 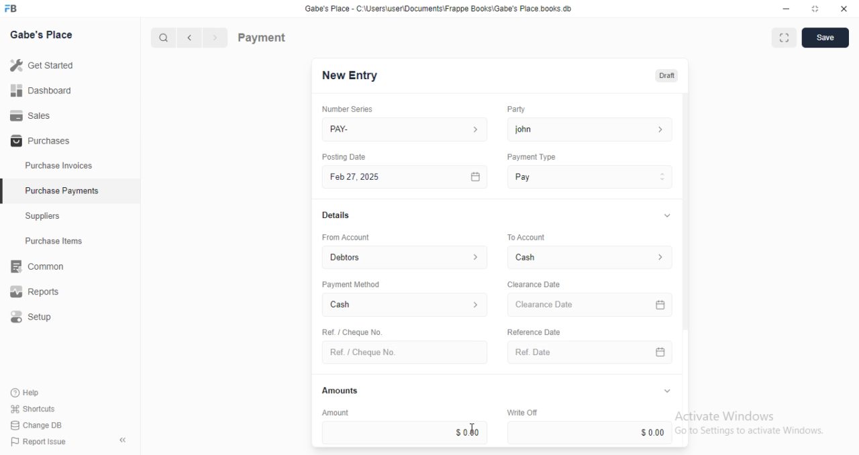 What do you see at coordinates (61, 191) in the screenshot?
I see `Purchase Payments` at bounding box center [61, 191].